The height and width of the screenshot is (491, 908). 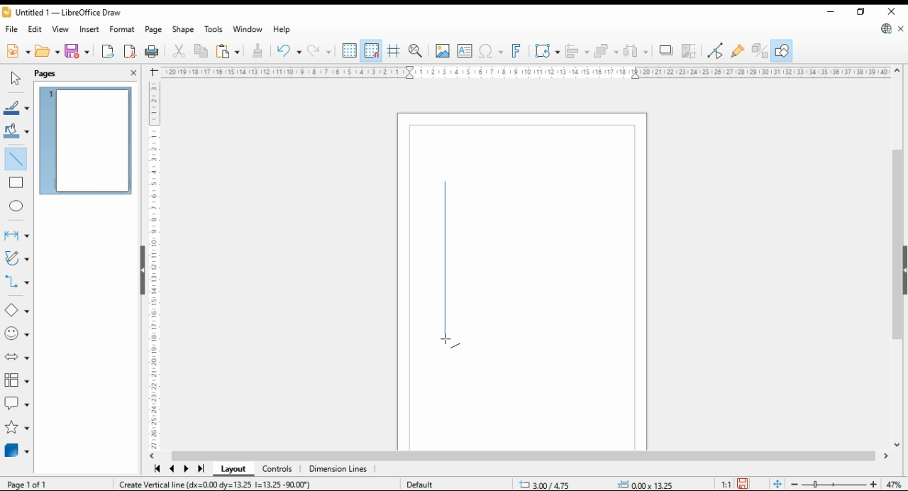 What do you see at coordinates (247, 30) in the screenshot?
I see `window` at bounding box center [247, 30].